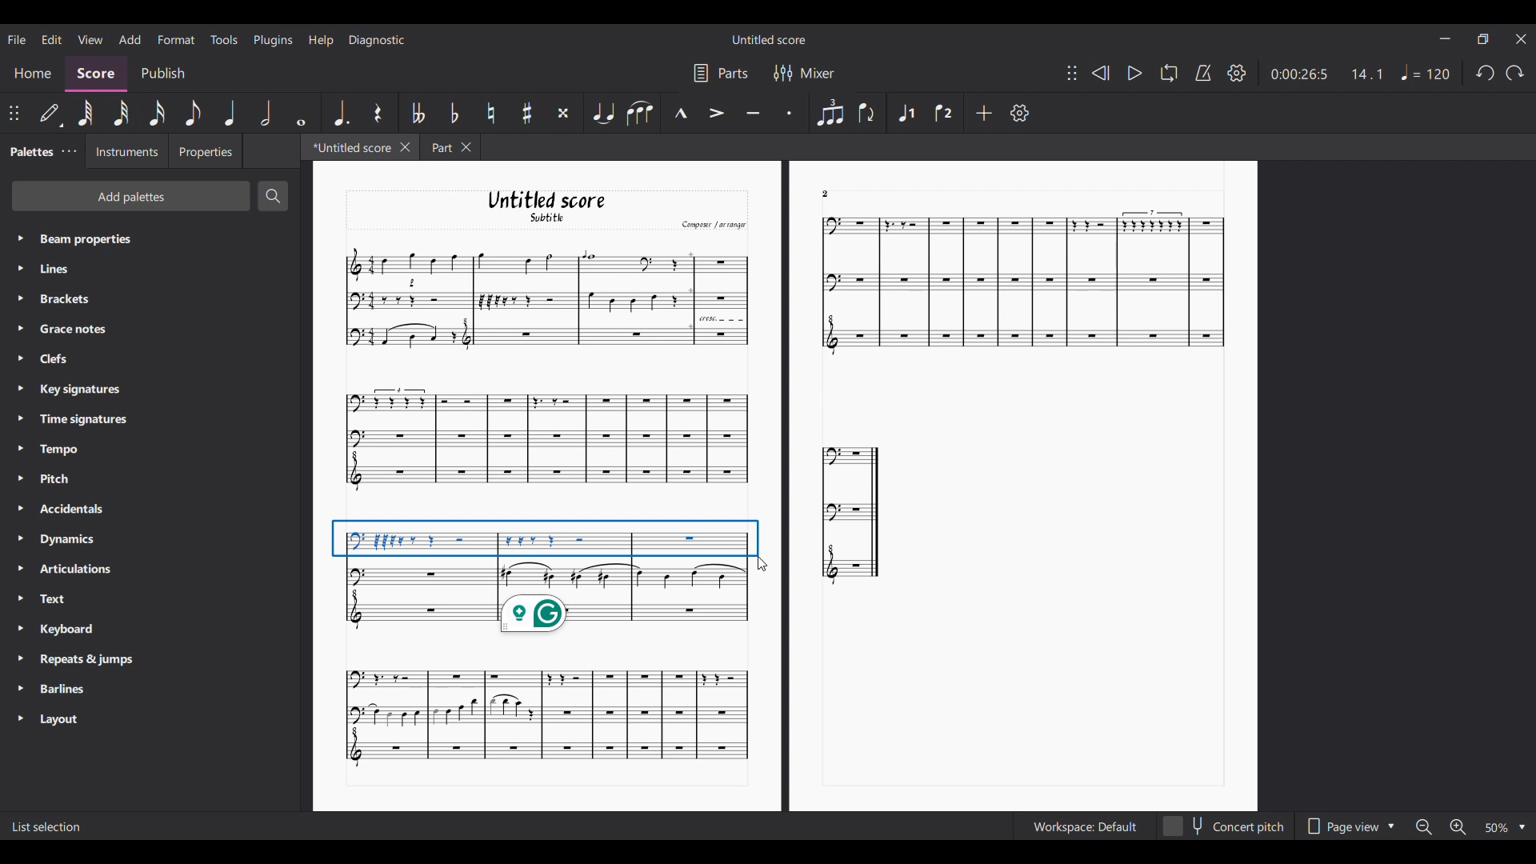  Describe the element at coordinates (1072, 73) in the screenshot. I see `Move toolbar` at that location.